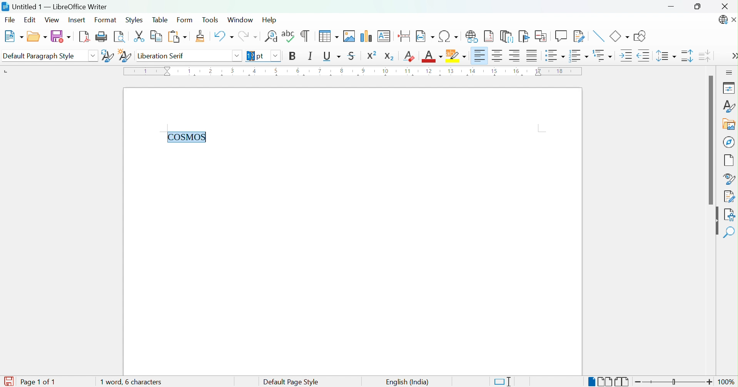  I want to click on Liberation serif, so click(162, 56).